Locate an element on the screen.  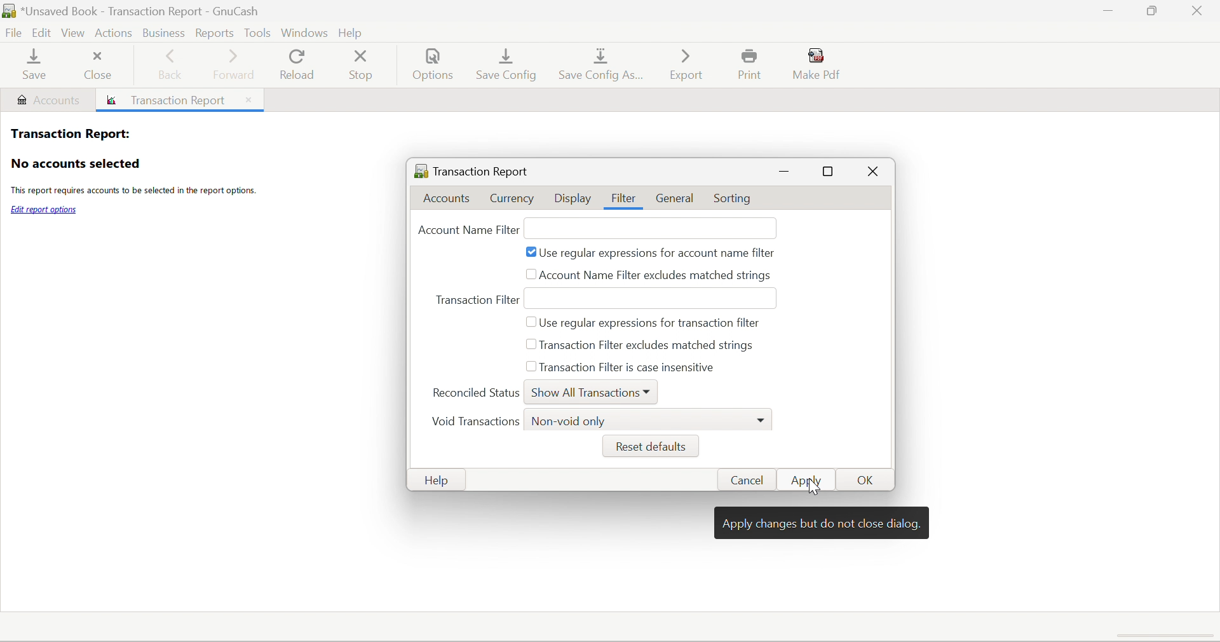
Windows is located at coordinates (303, 32).